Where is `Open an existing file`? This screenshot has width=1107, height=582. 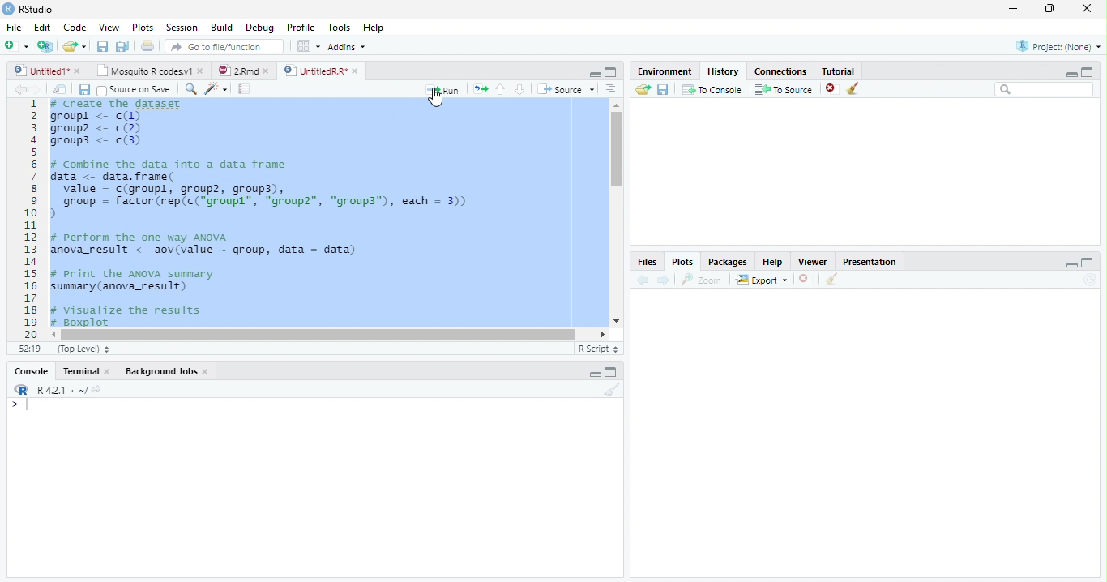
Open an existing file is located at coordinates (75, 46).